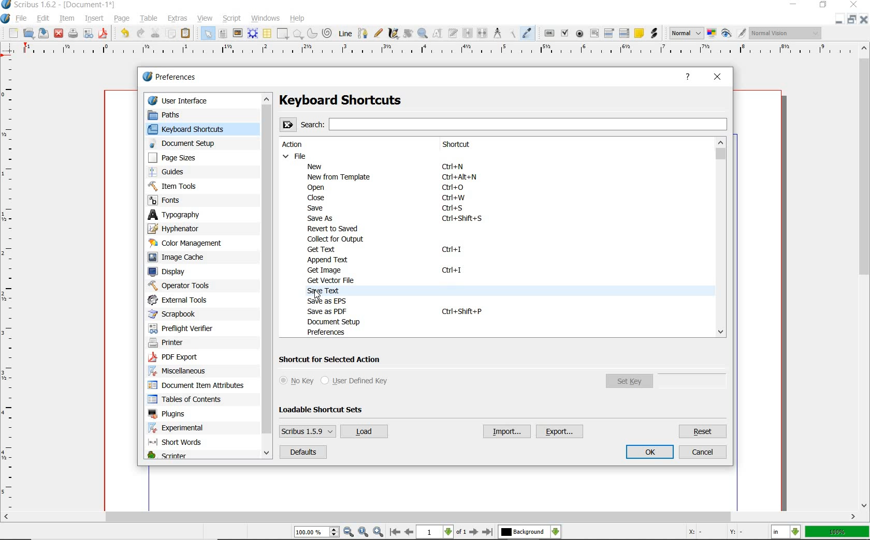  I want to click on Ctrl + N, so click(457, 167).